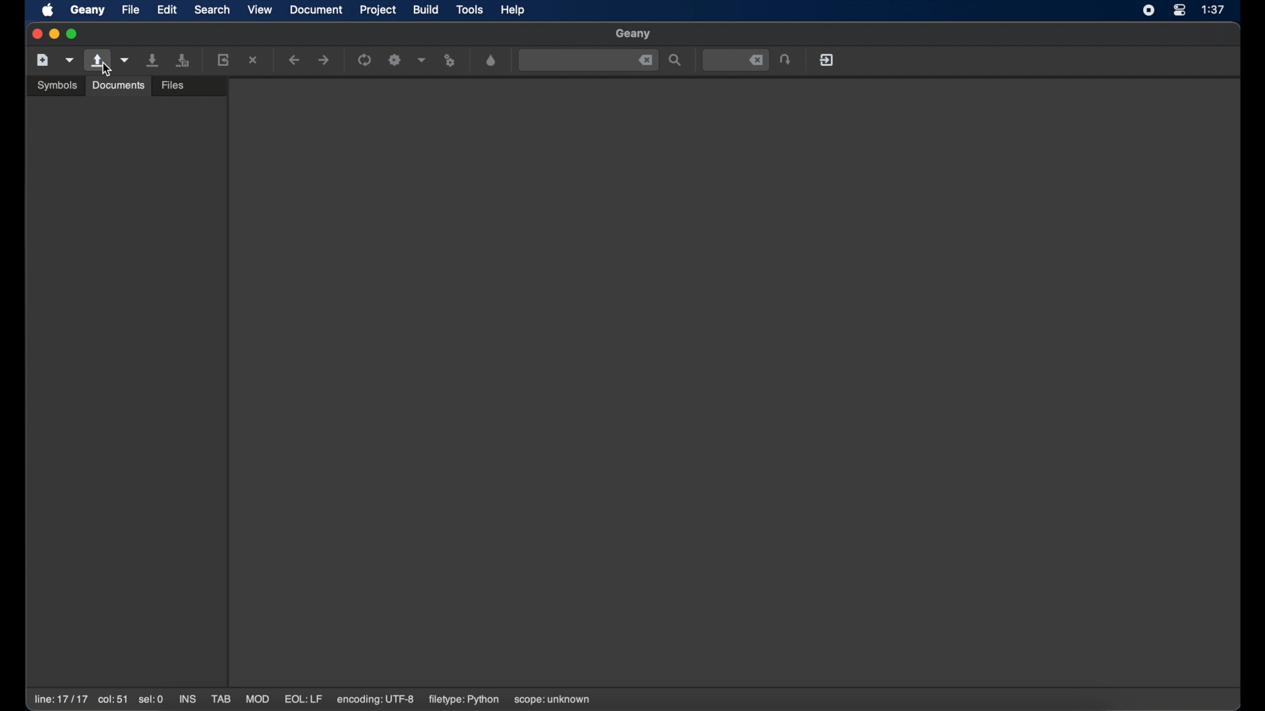 Image resolution: width=1265 pixels, height=711 pixels. I want to click on edit, so click(167, 10).